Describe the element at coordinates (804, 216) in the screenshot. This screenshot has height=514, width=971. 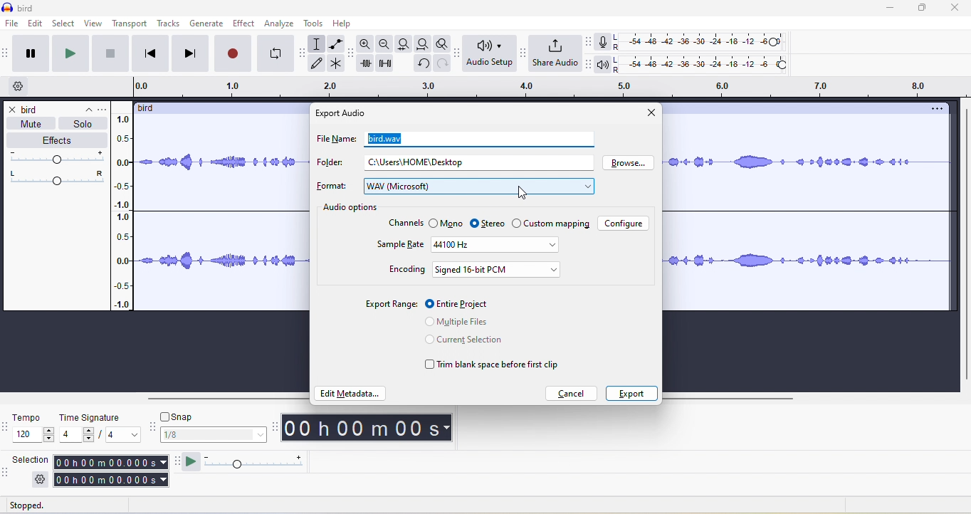
I see `audio track` at that location.